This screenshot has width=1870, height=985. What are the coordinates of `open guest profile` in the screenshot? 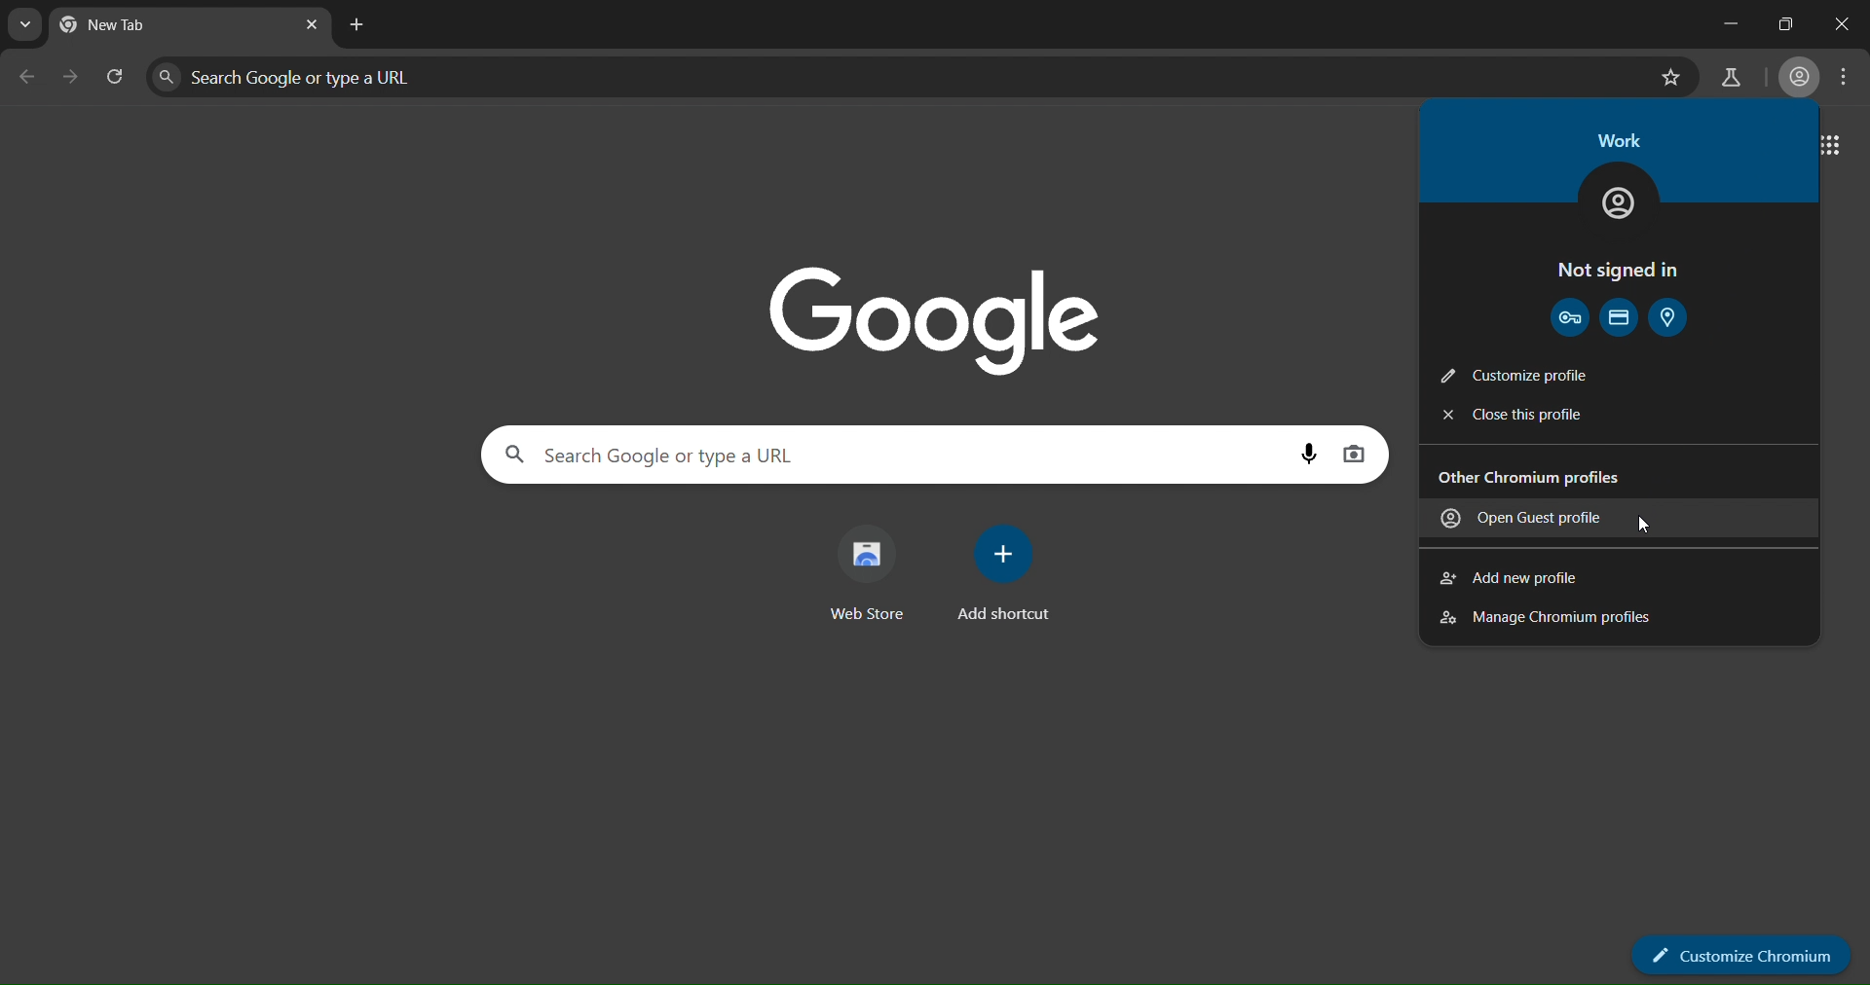 It's located at (1539, 517).